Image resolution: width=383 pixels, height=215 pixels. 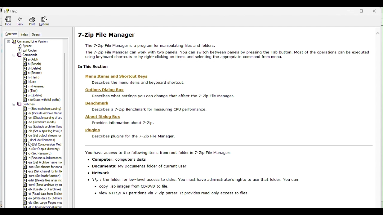 I want to click on Minimise, so click(x=349, y=11).